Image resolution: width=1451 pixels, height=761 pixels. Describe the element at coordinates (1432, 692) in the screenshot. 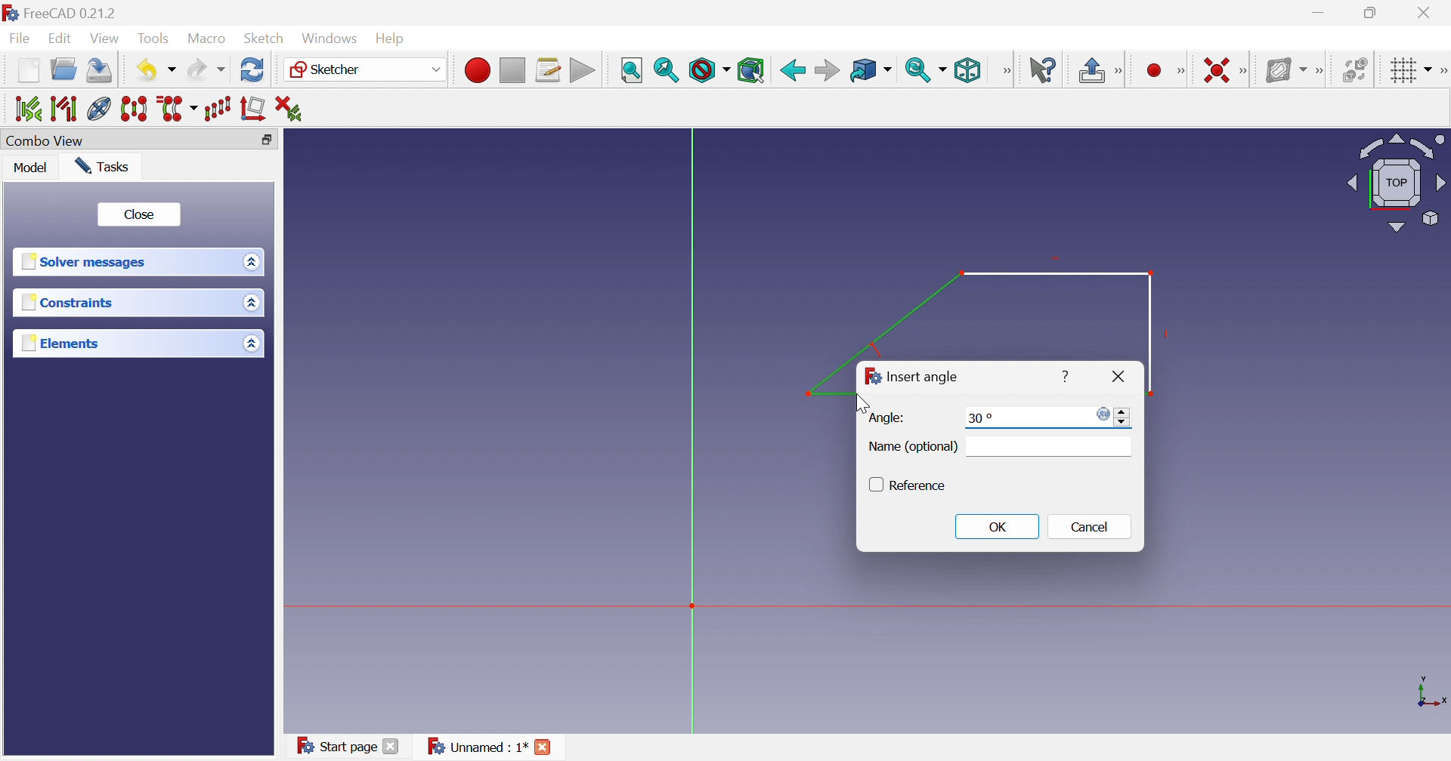

I see `X, Y plane` at that location.